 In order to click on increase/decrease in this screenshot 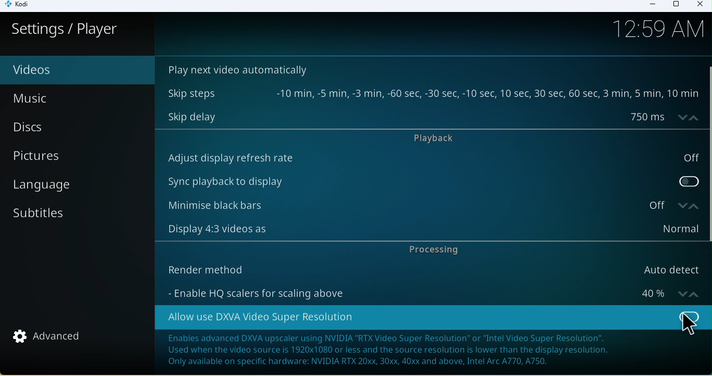, I will do `click(685, 118)`.